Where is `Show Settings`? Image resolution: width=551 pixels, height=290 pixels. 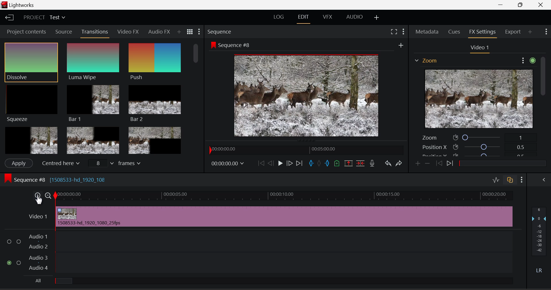 Show Settings is located at coordinates (528, 61).